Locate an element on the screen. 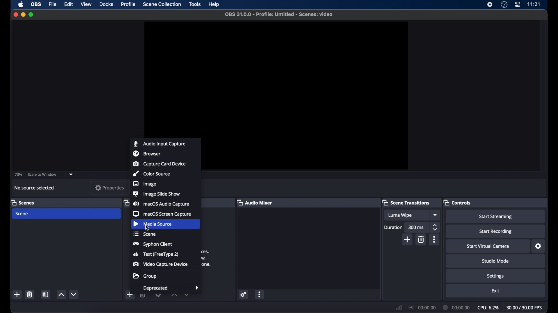  delete is located at coordinates (421, 239).